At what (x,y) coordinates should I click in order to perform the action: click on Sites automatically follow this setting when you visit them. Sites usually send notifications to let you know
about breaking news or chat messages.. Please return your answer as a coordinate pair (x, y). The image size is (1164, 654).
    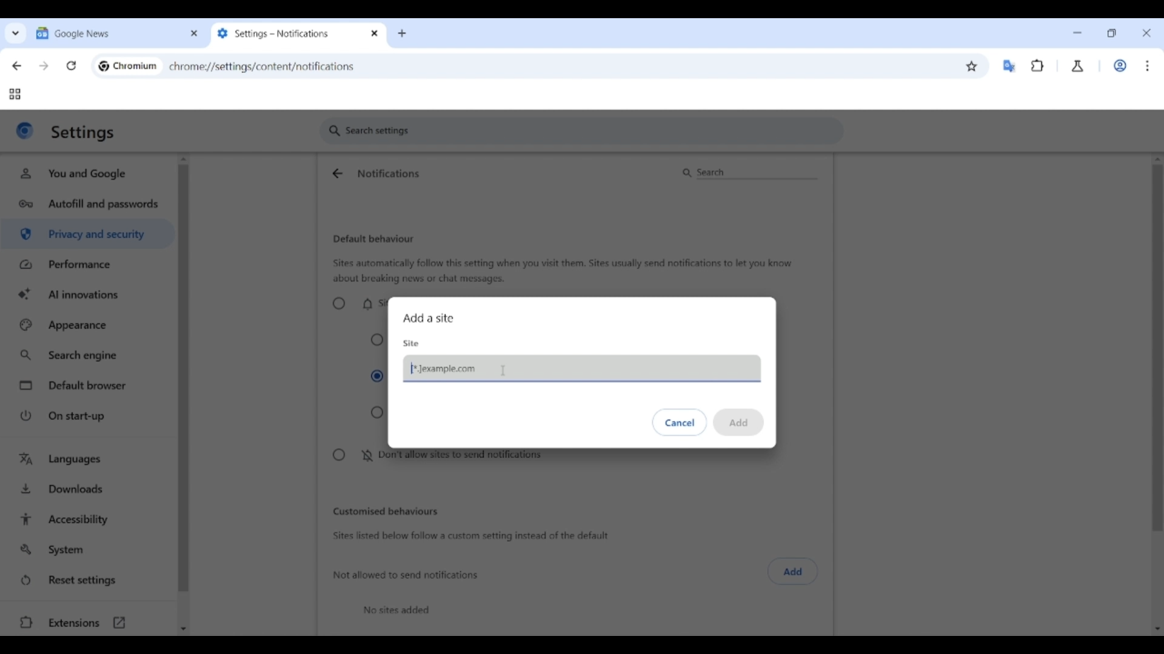
    Looking at the image, I should click on (563, 271).